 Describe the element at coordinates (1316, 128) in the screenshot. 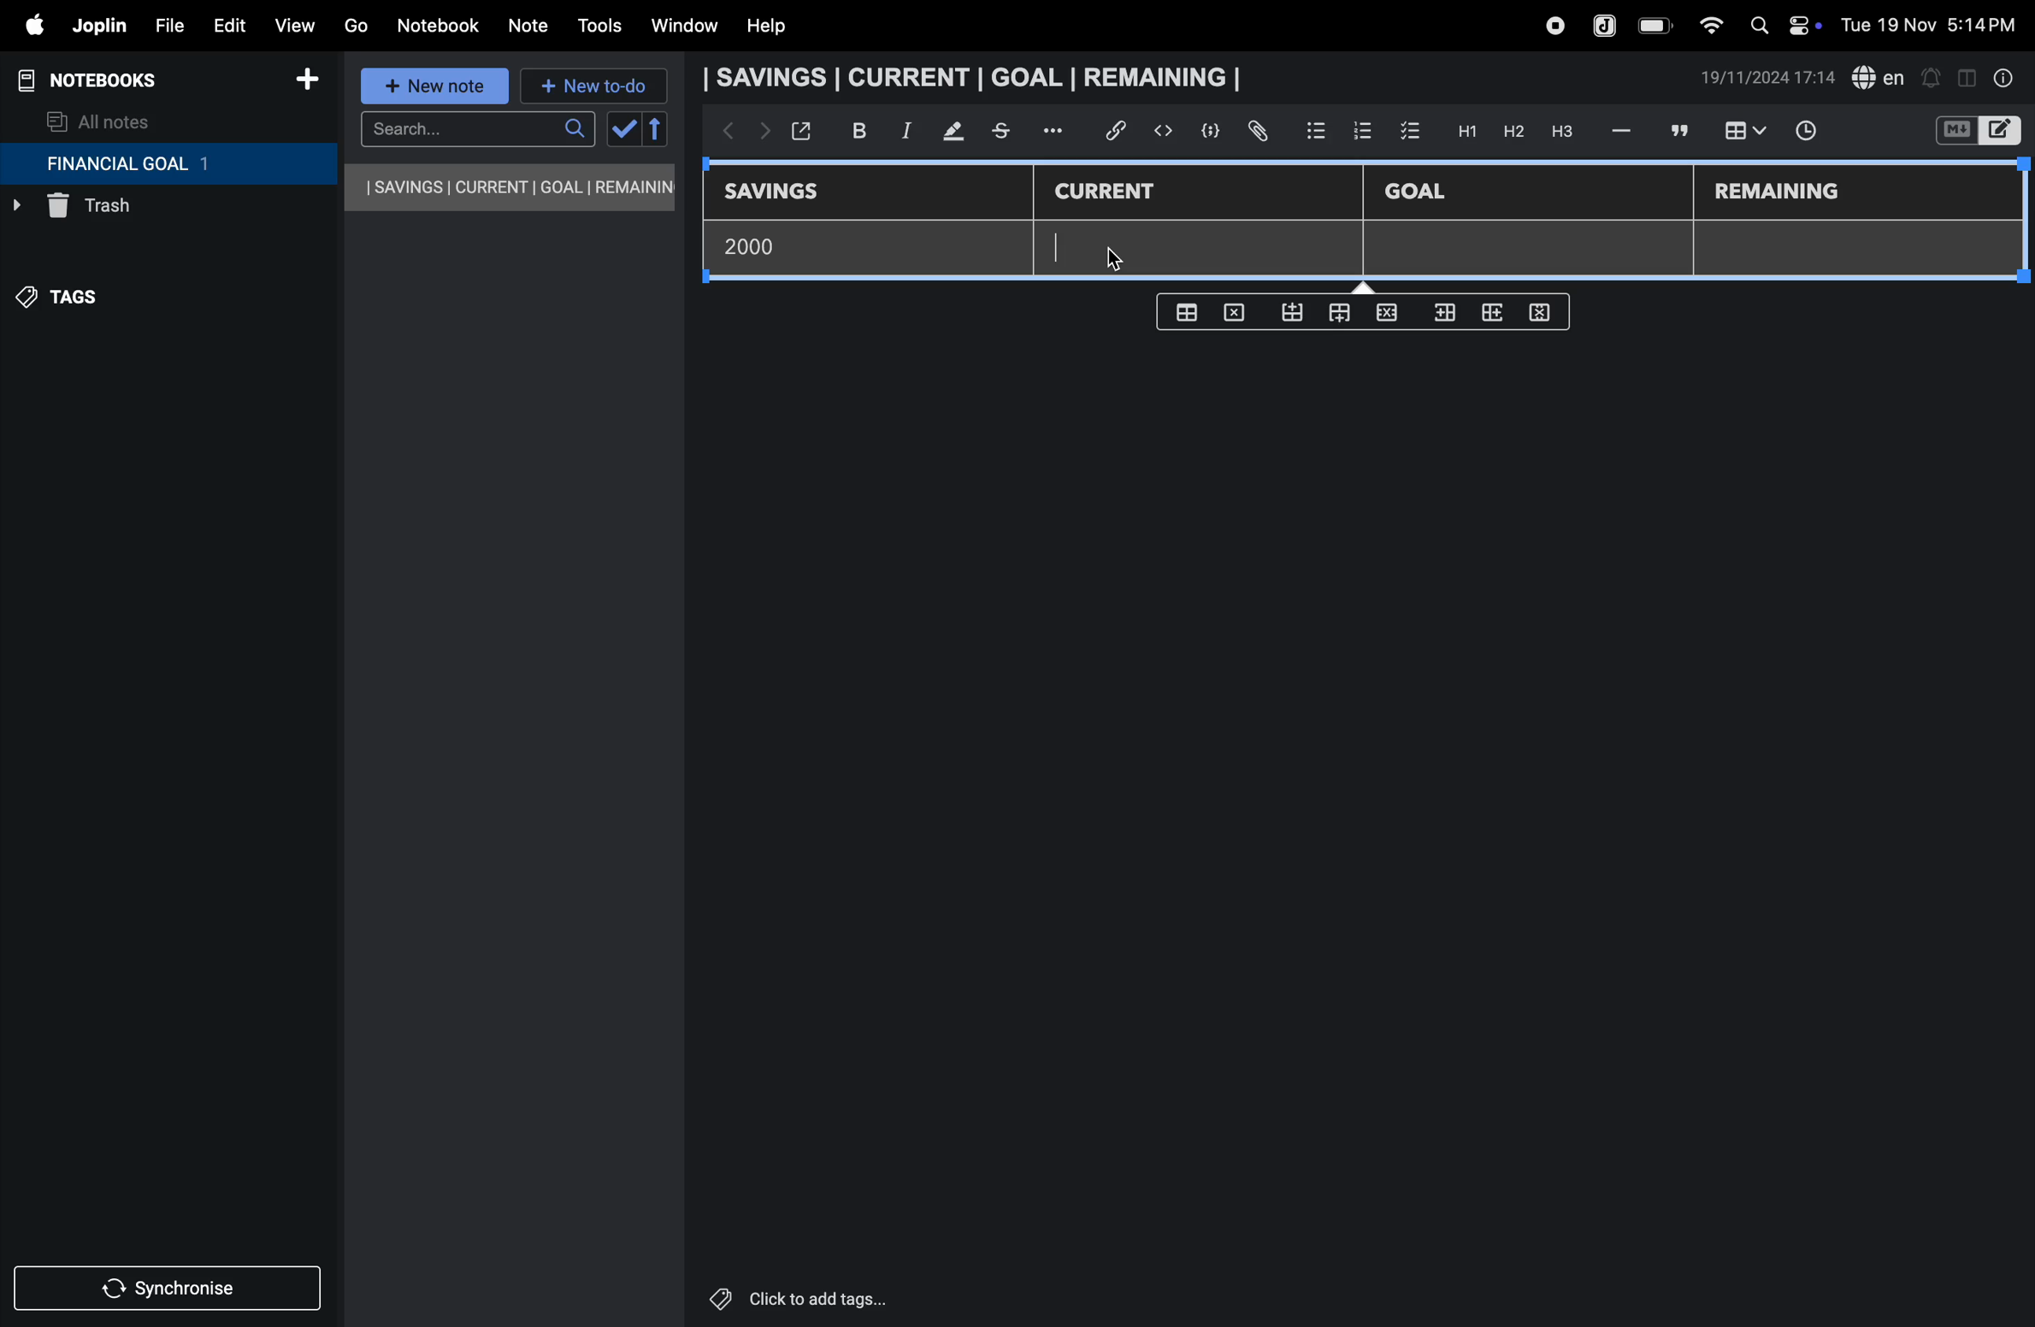

I see `bullet list` at that location.